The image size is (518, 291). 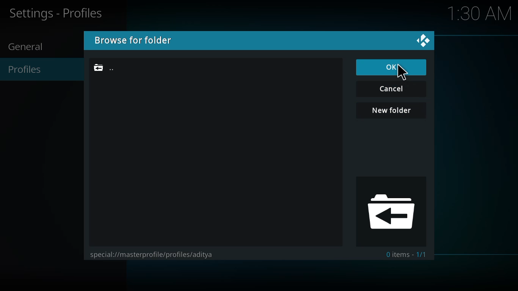 I want to click on close, so click(x=422, y=41).